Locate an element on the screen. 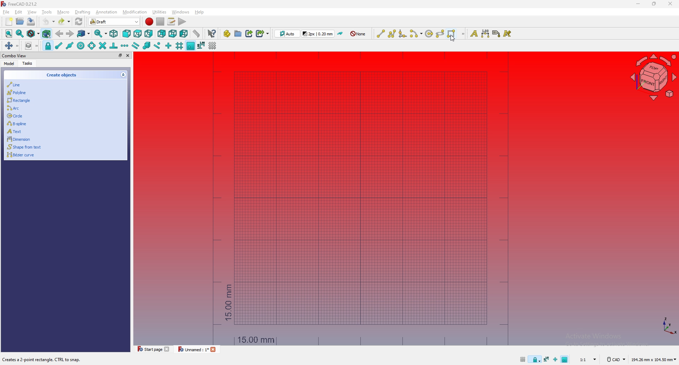 The height and width of the screenshot is (365, 679). navigating cube is located at coordinates (651, 77).